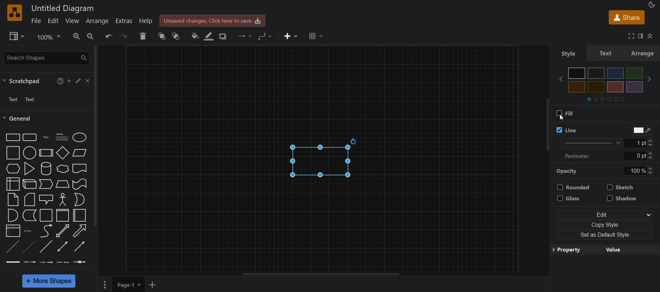 Image resolution: width=660 pixels, height=292 pixels. What do you see at coordinates (79, 200) in the screenshot?
I see `or` at bounding box center [79, 200].